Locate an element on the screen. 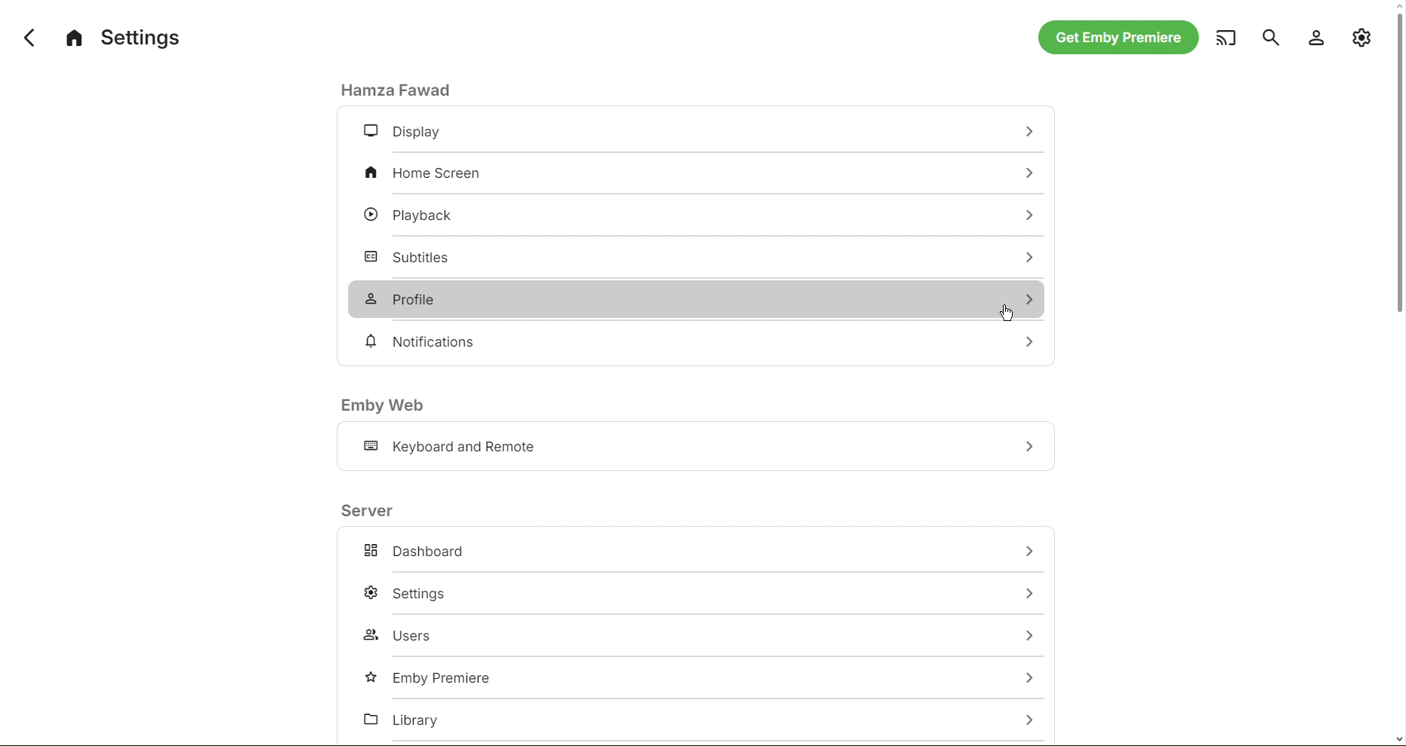  Cast Media is located at coordinates (1224, 38).